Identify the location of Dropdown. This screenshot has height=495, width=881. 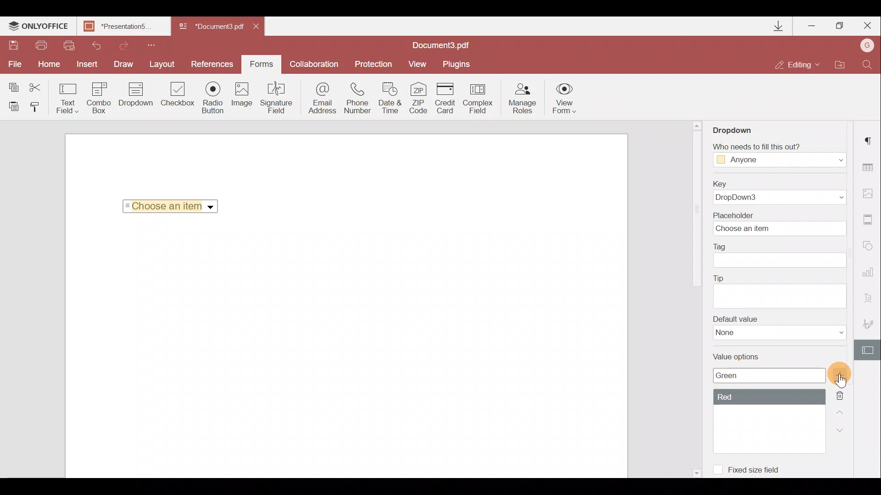
(736, 129).